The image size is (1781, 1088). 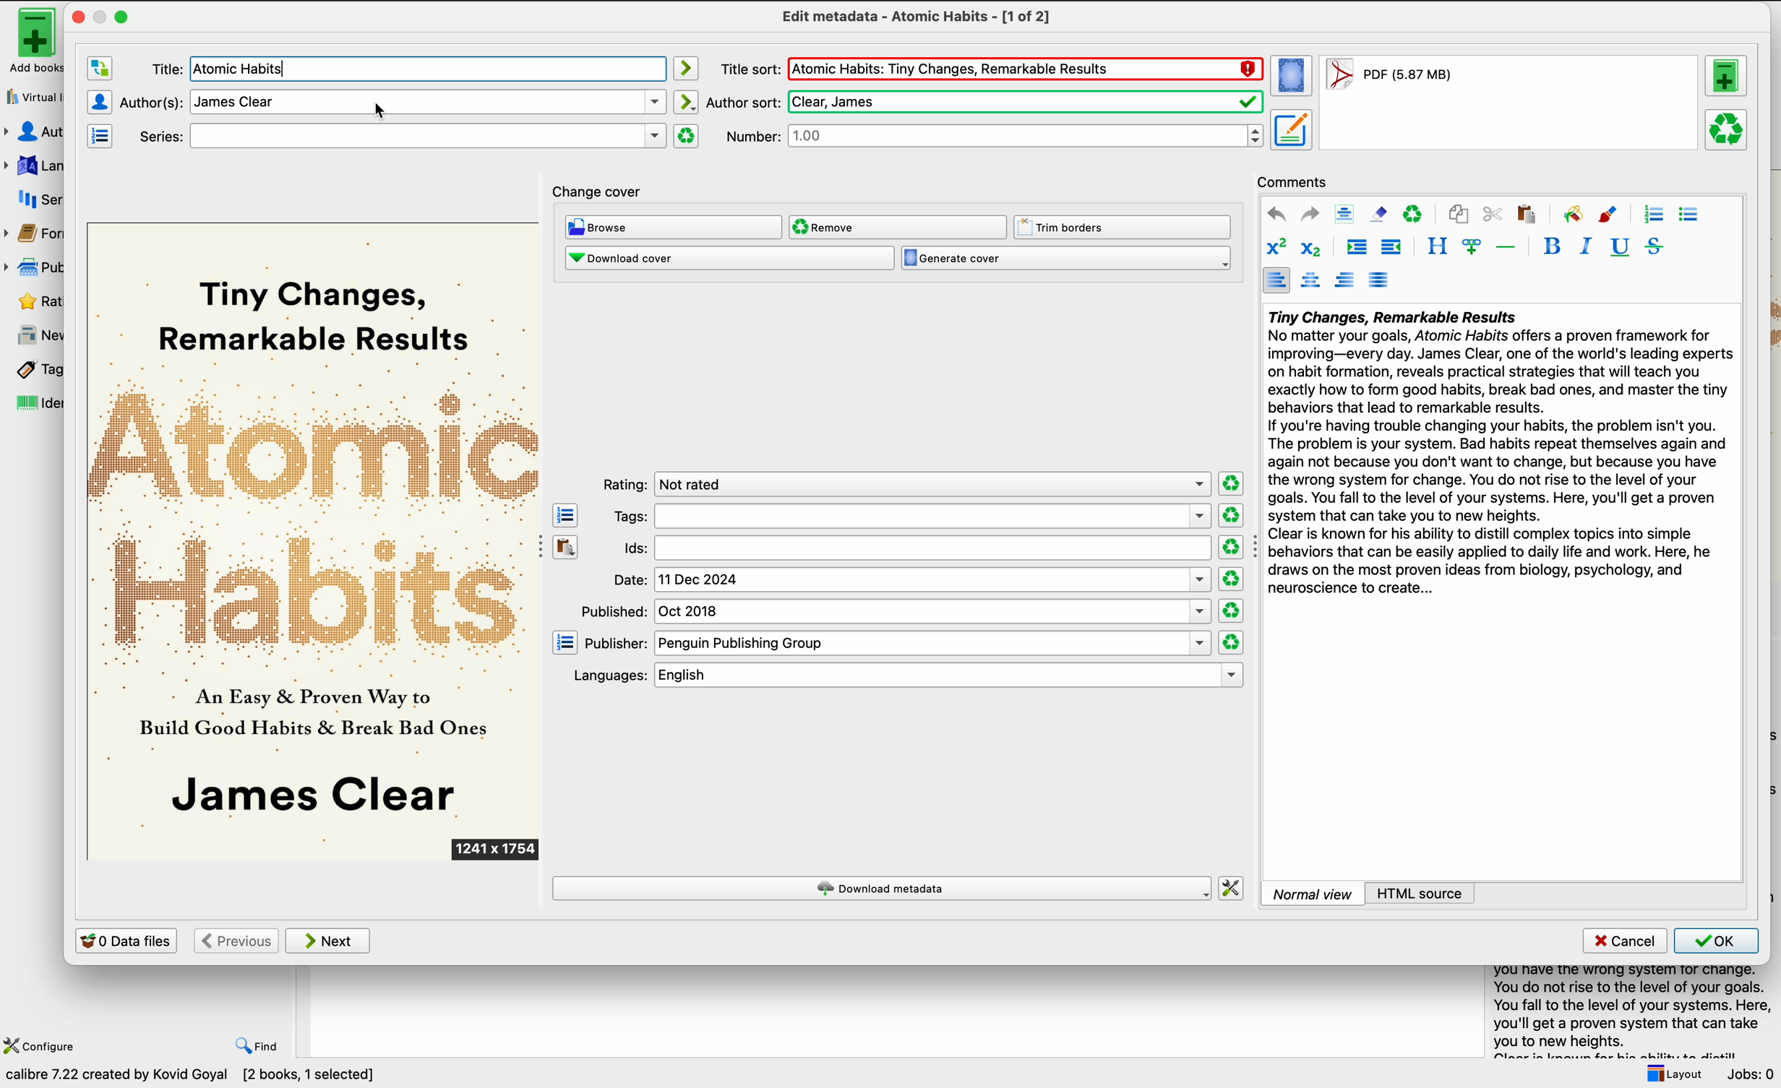 What do you see at coordinates (1655, 247) in the screenshot?
I see `strikeythrough` at bounding box center [1655, 247].